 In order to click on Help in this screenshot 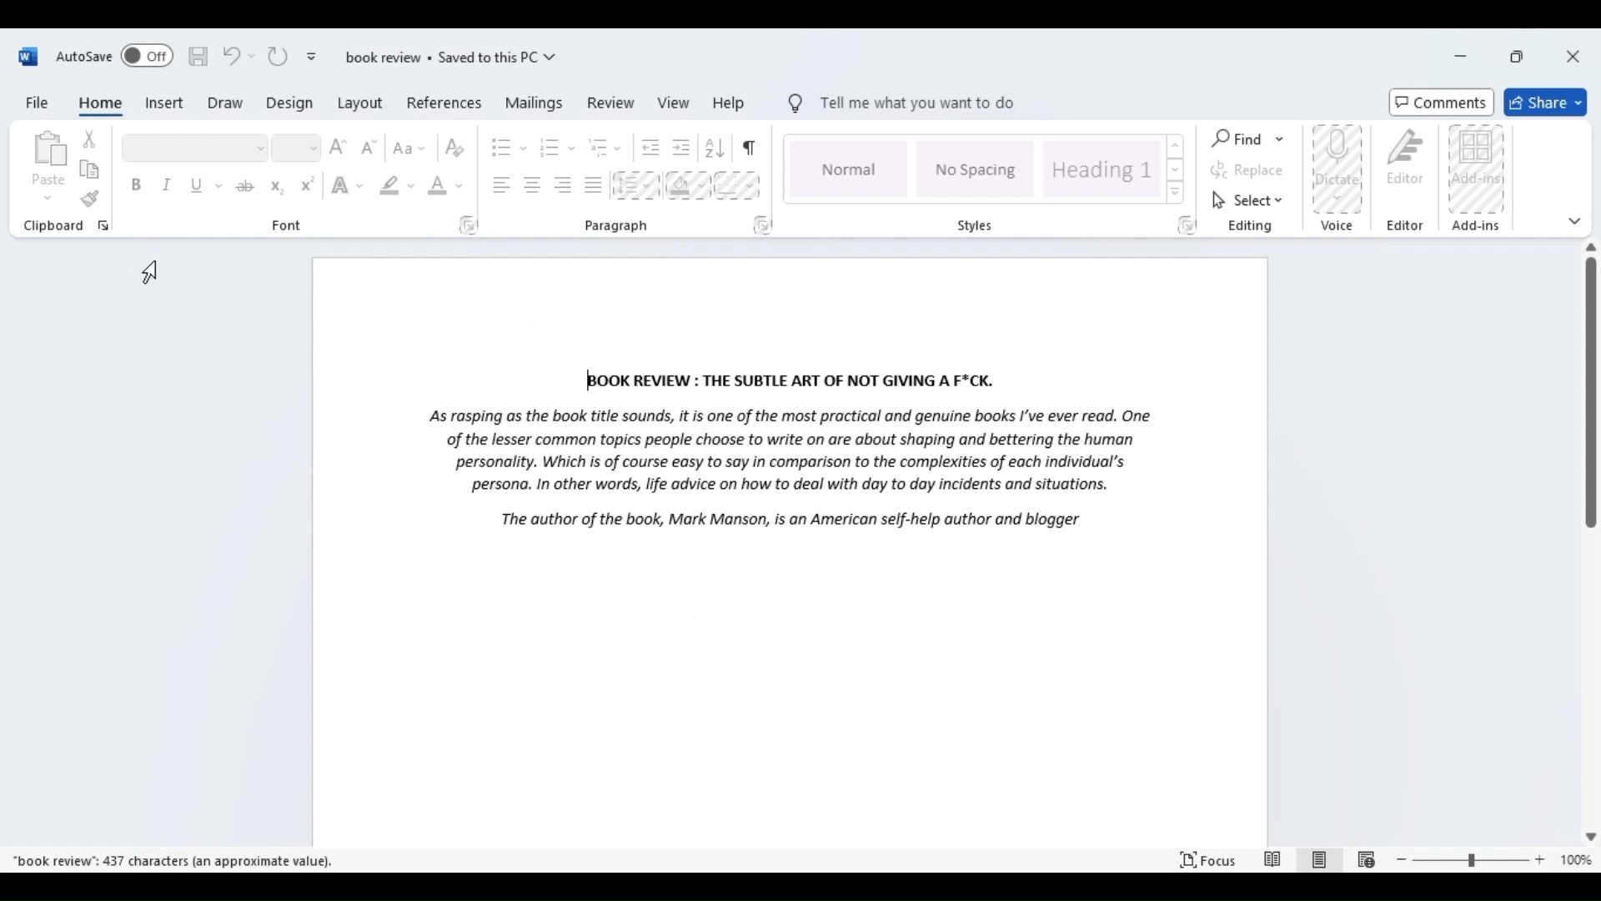, I will do `click(730, 104)`.